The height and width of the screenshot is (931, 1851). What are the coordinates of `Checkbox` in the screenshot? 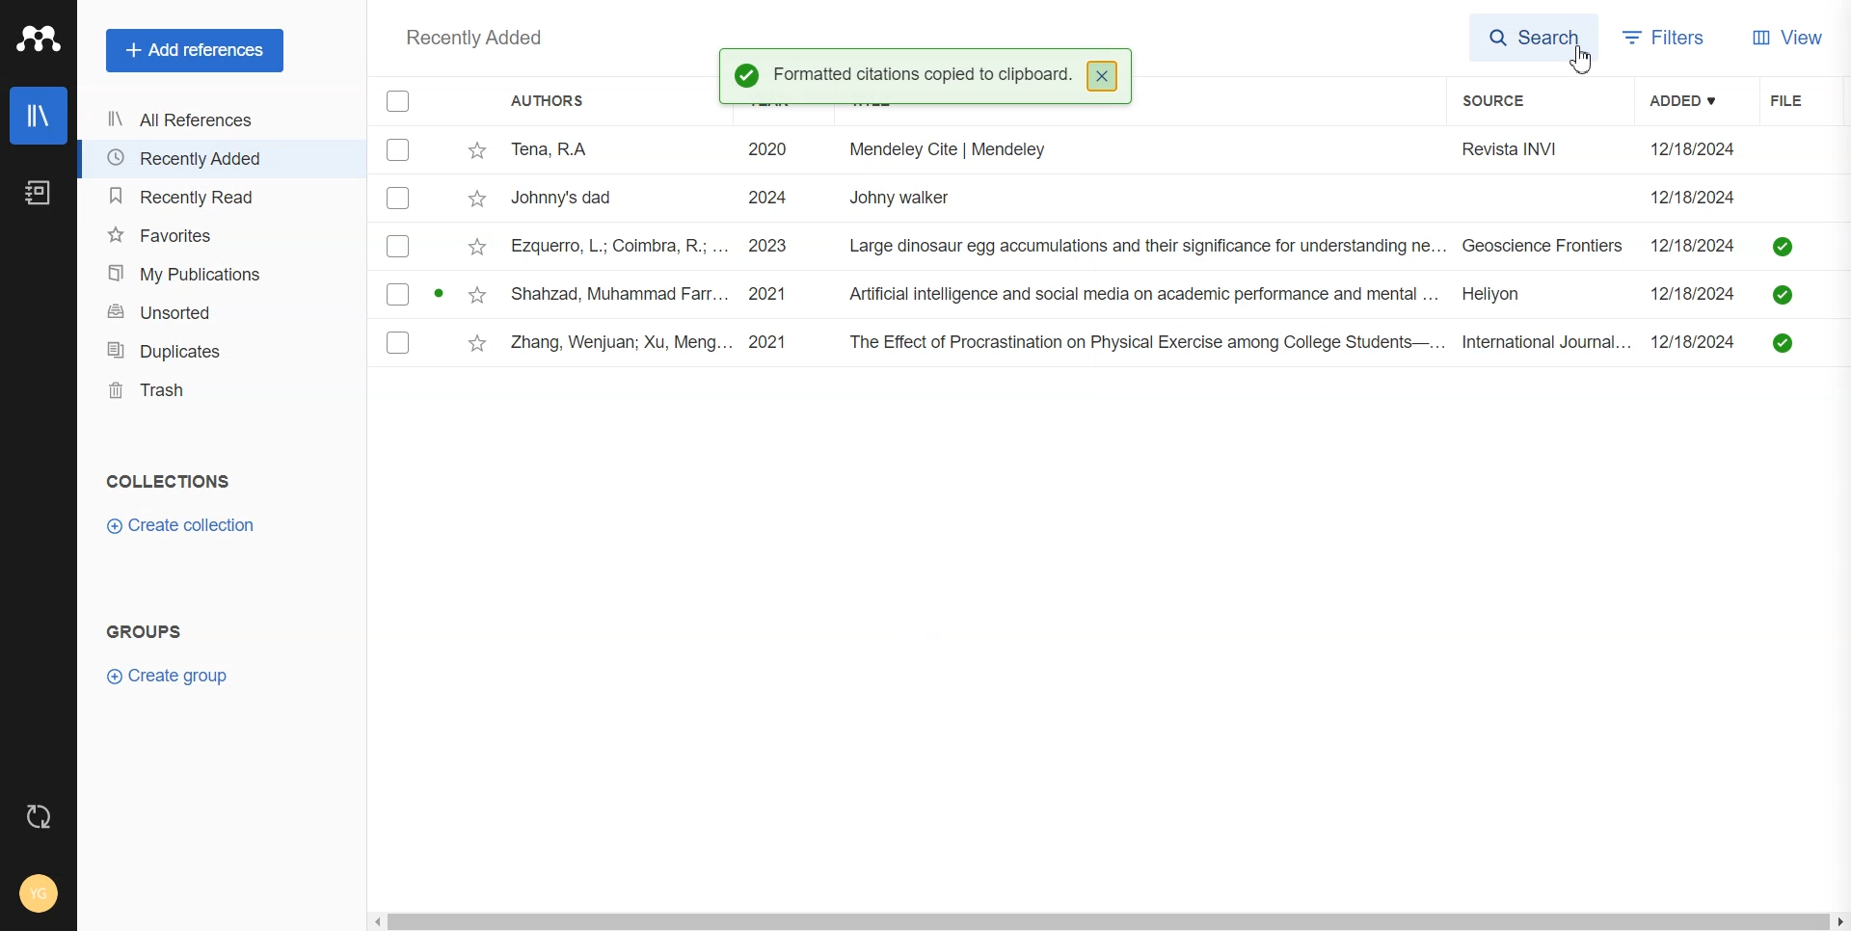 It's located at (397, 294).